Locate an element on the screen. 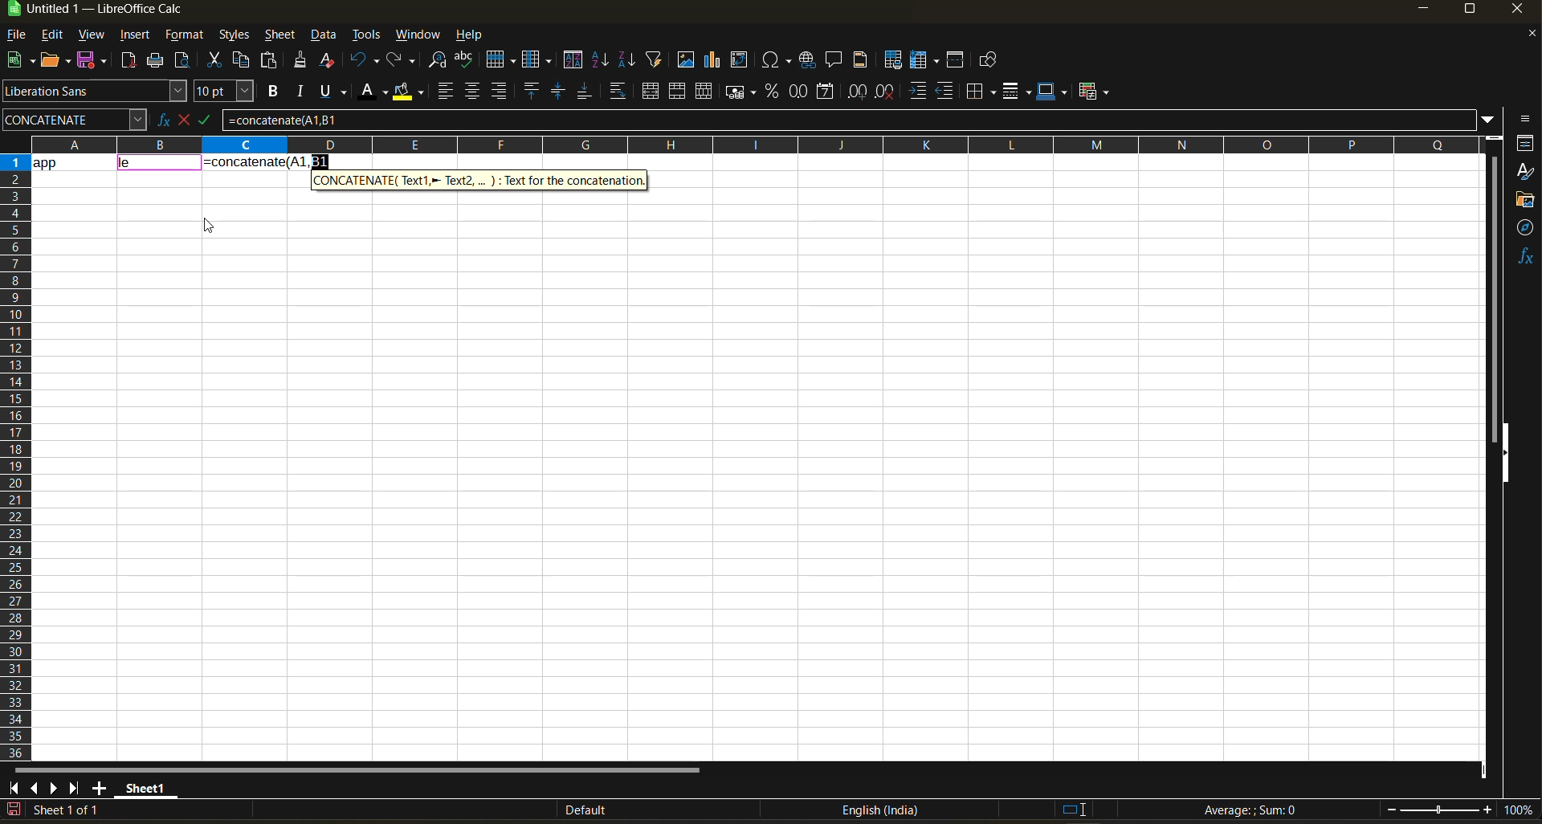  styles is located at coordinates (232, 36).